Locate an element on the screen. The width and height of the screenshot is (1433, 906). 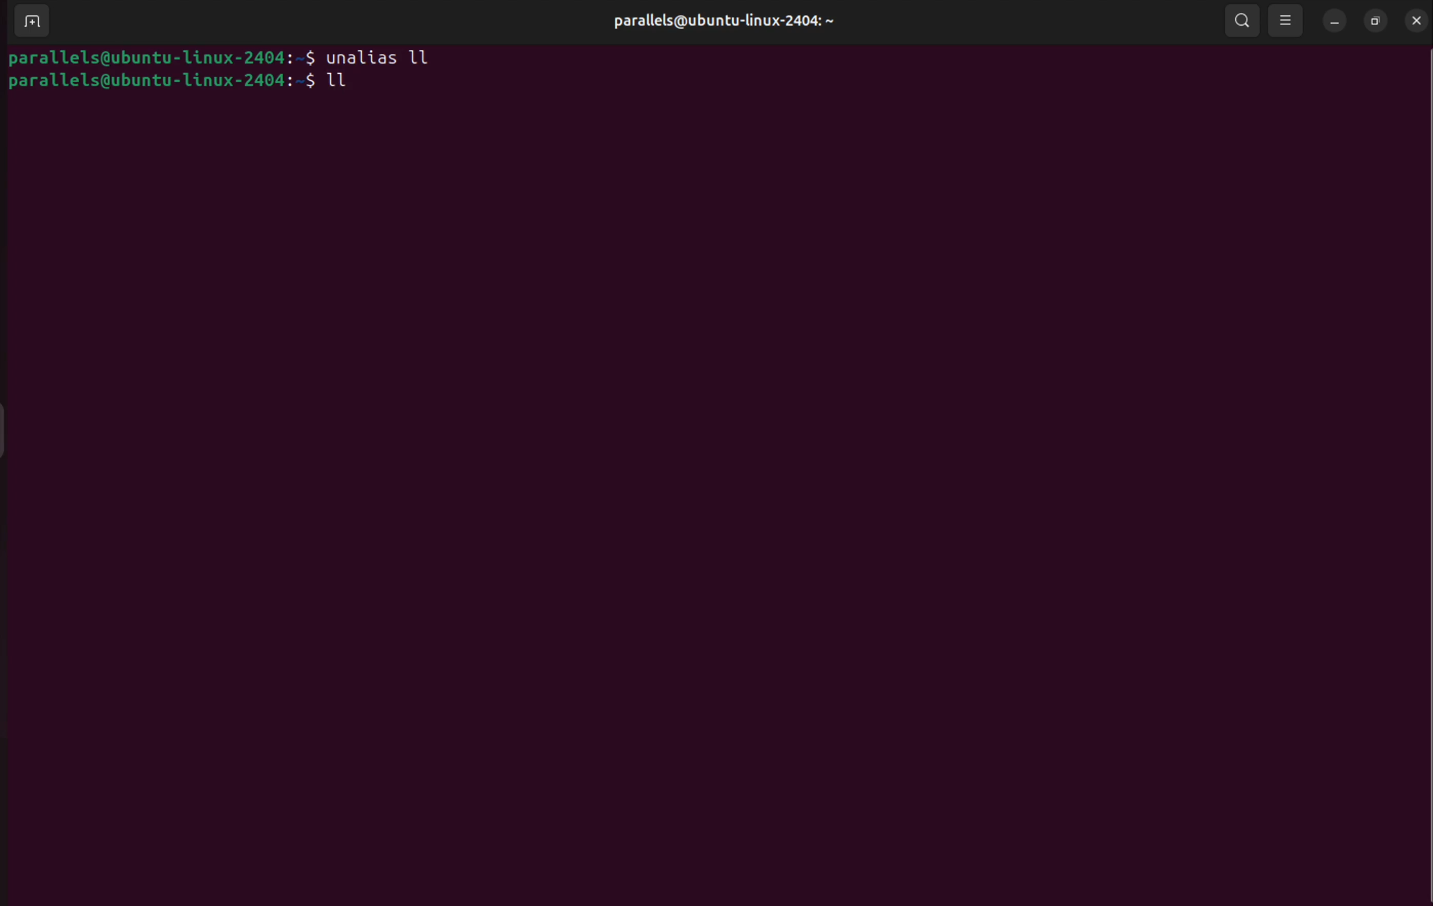
unalias ll is located at coordinates (378, 57).